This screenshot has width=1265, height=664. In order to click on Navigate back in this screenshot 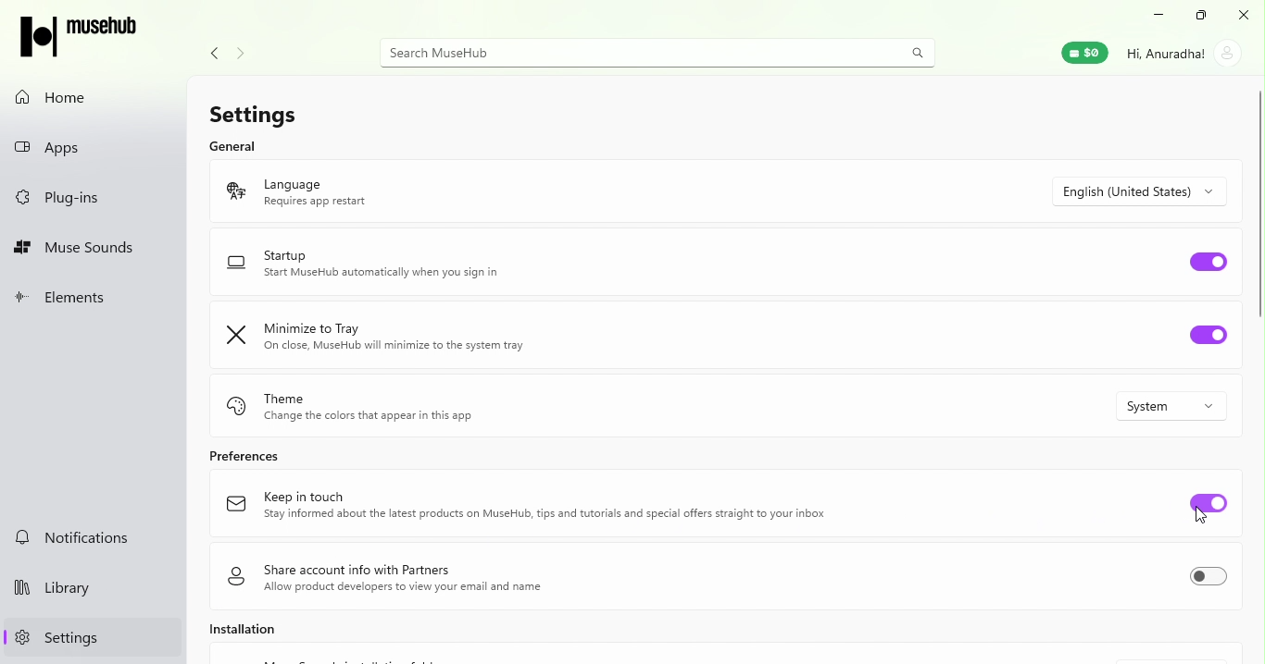, I will do `click(217, 53)`.